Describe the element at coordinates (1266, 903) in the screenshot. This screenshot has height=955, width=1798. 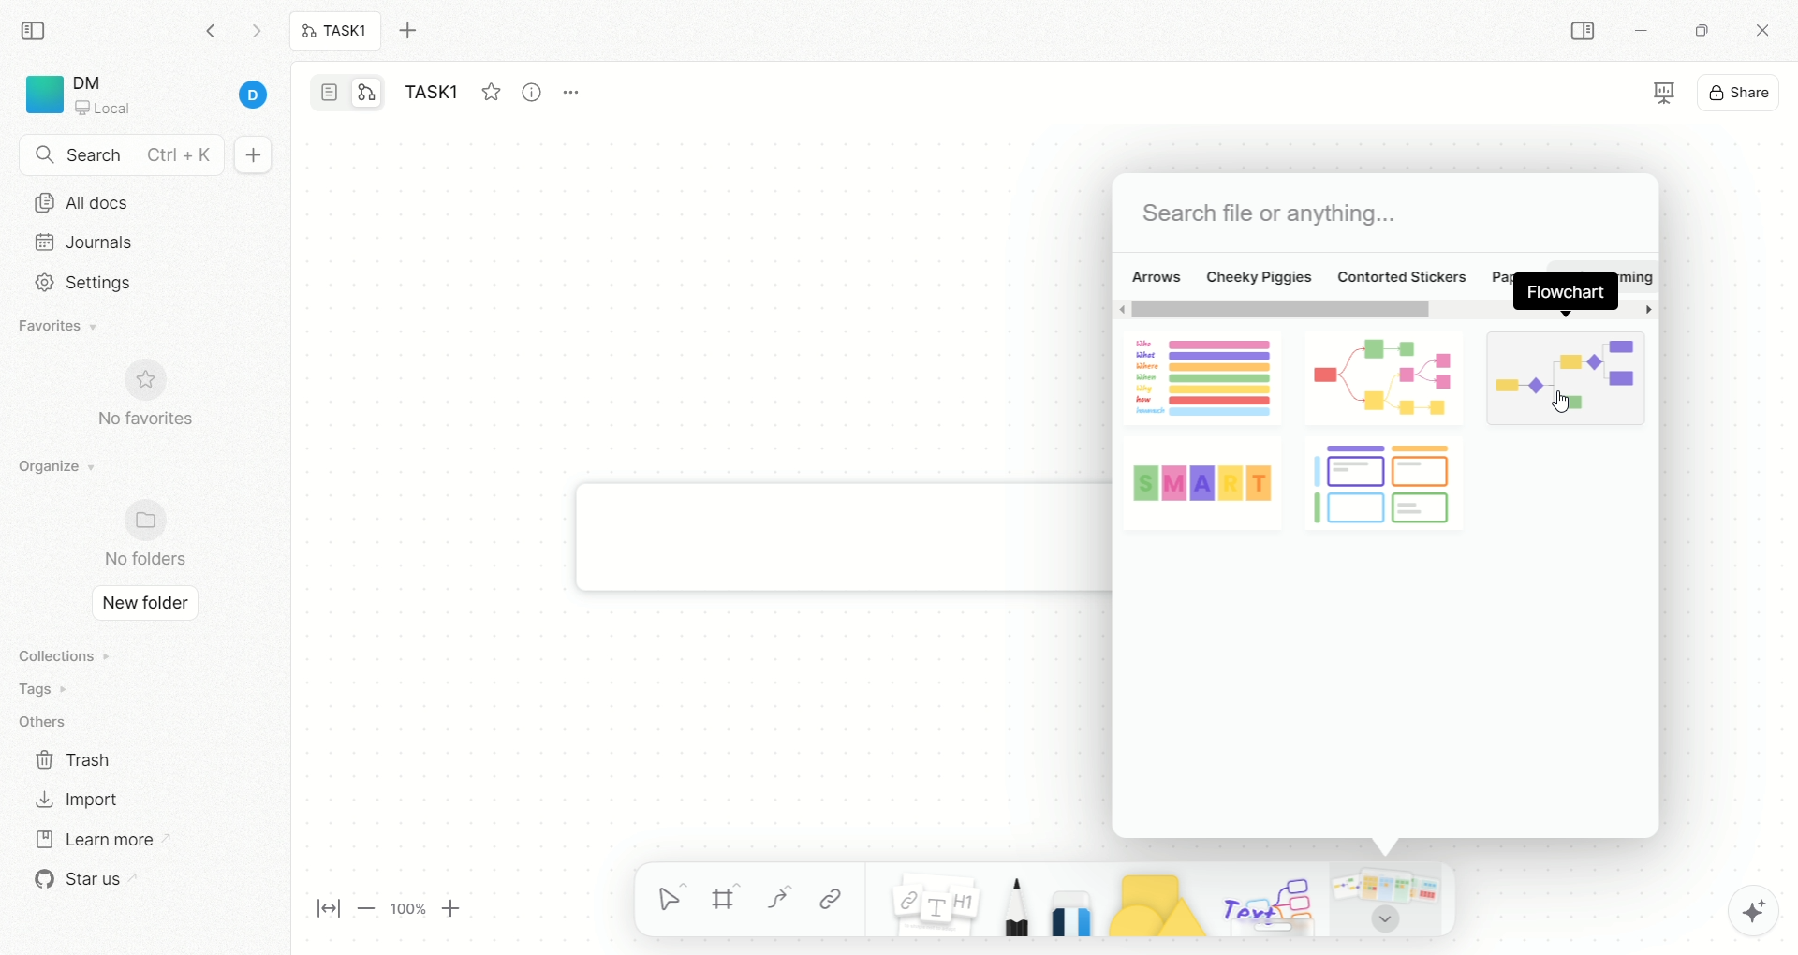
I see `text` at that location.